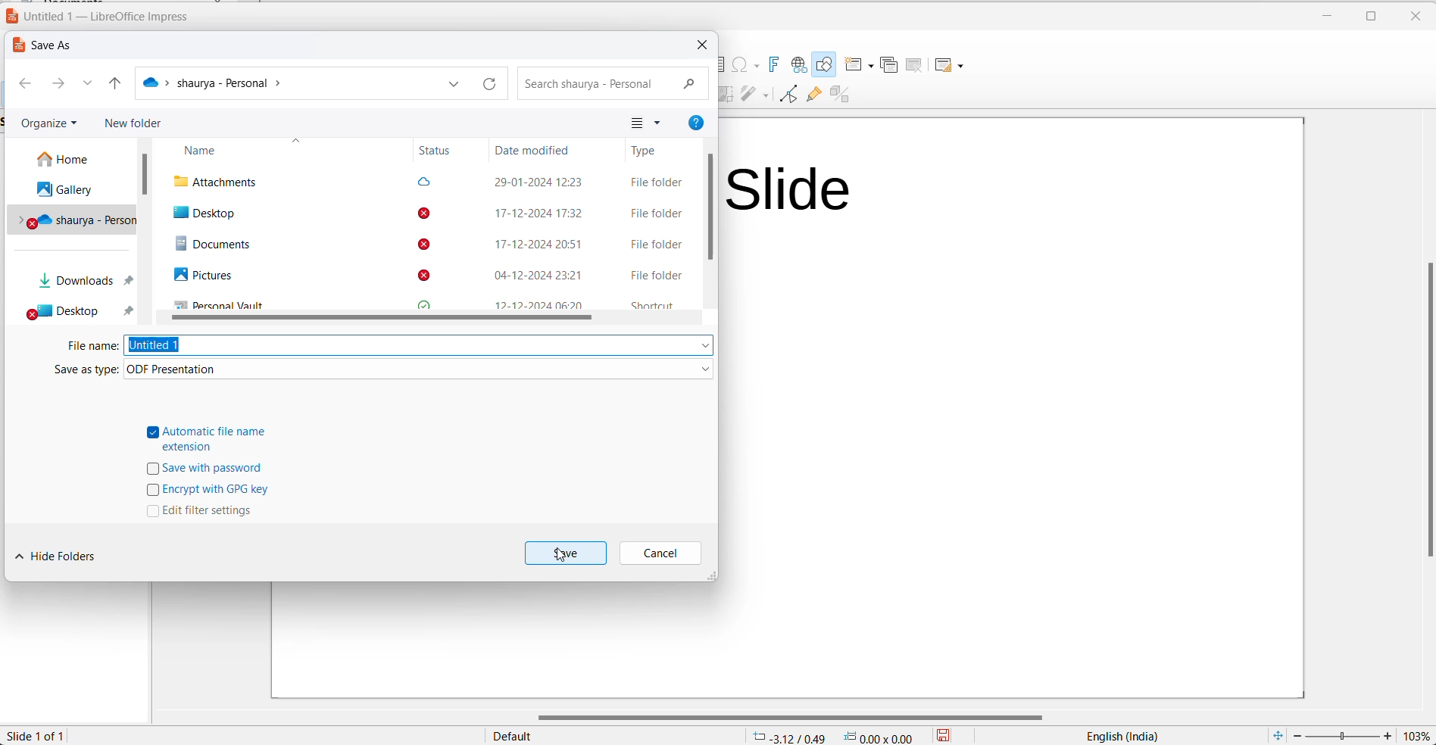  I want to click on save as heading, so click(48, 45).